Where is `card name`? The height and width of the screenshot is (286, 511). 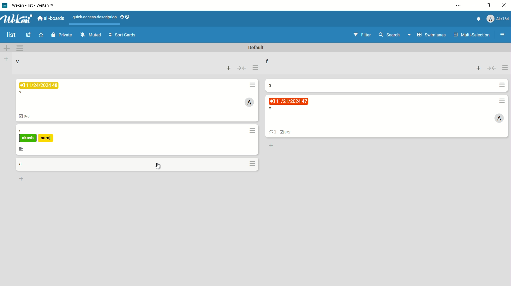 card name is located at coordinates (21, 92).